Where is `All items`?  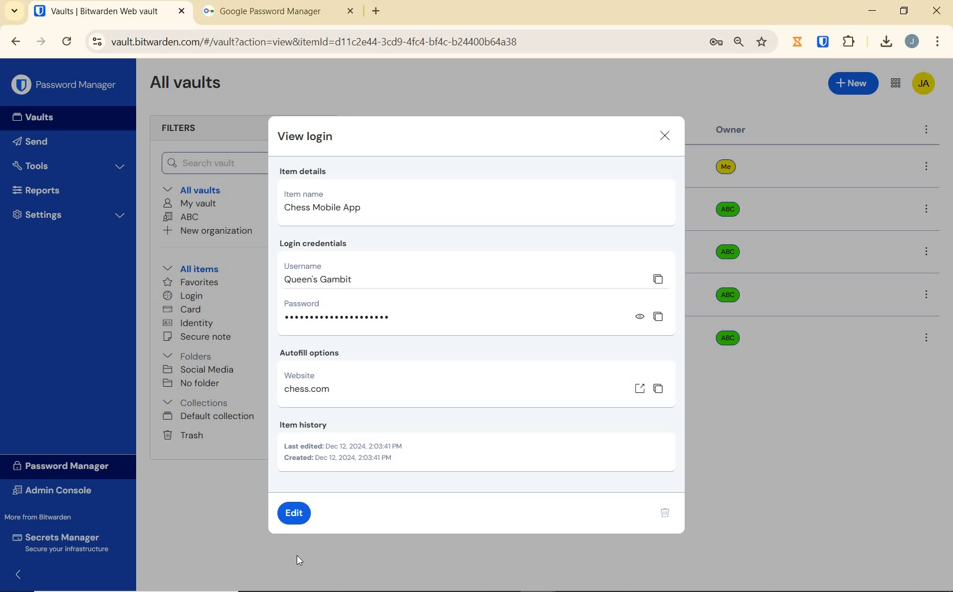
All items is located at coordinates (189, 267).